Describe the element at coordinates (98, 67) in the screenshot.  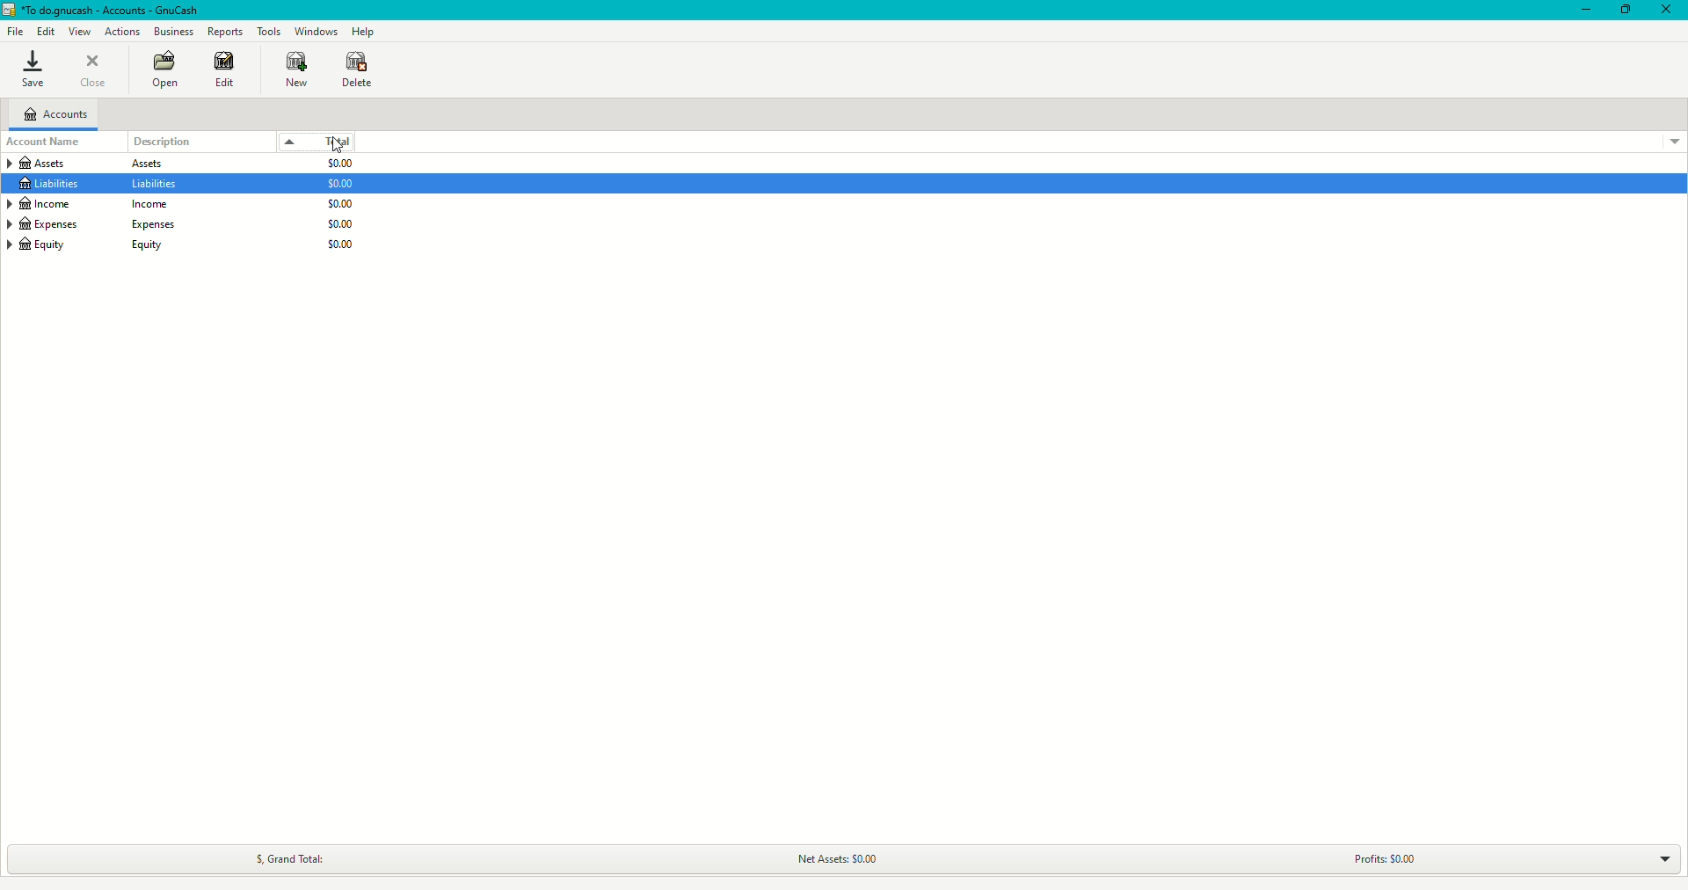
I see `Close` at that location.